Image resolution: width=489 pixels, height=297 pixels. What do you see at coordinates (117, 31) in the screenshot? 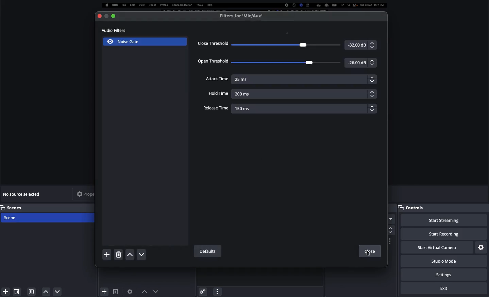
I see `Audio Filters` at bounding box center [117, 31].